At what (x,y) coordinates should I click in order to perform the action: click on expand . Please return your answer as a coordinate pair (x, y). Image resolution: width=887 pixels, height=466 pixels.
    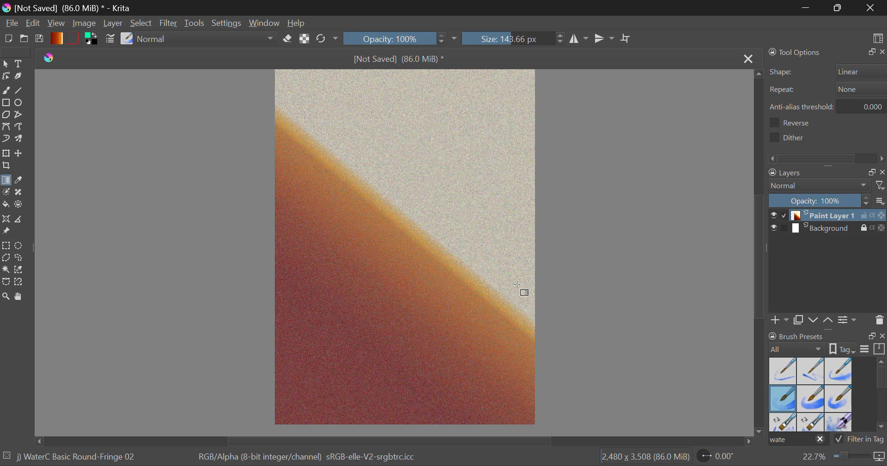
    Looking at the image, I should click on (869, 52).